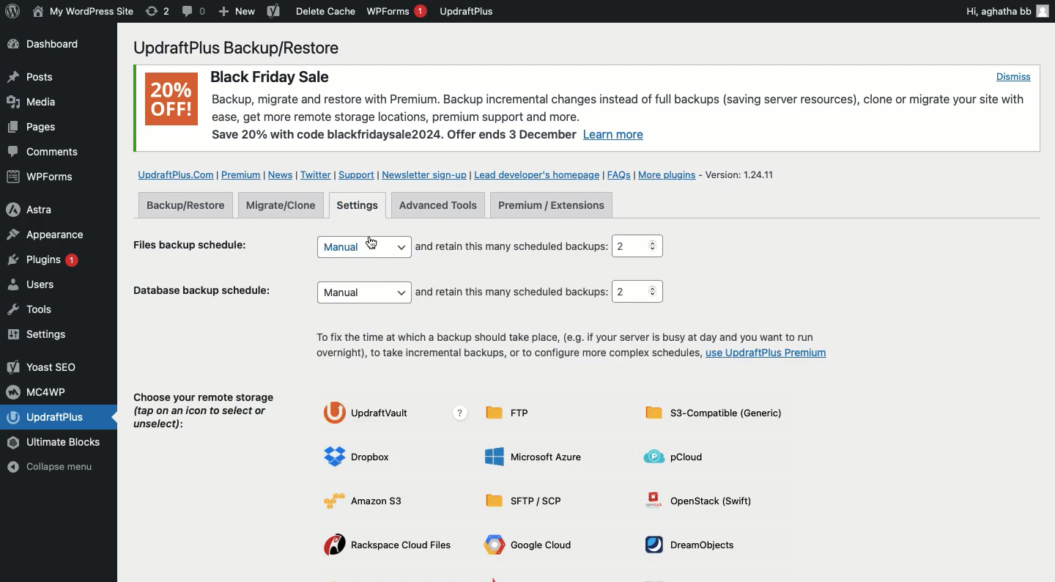  I want to click on Yoast, so click(273, 12).